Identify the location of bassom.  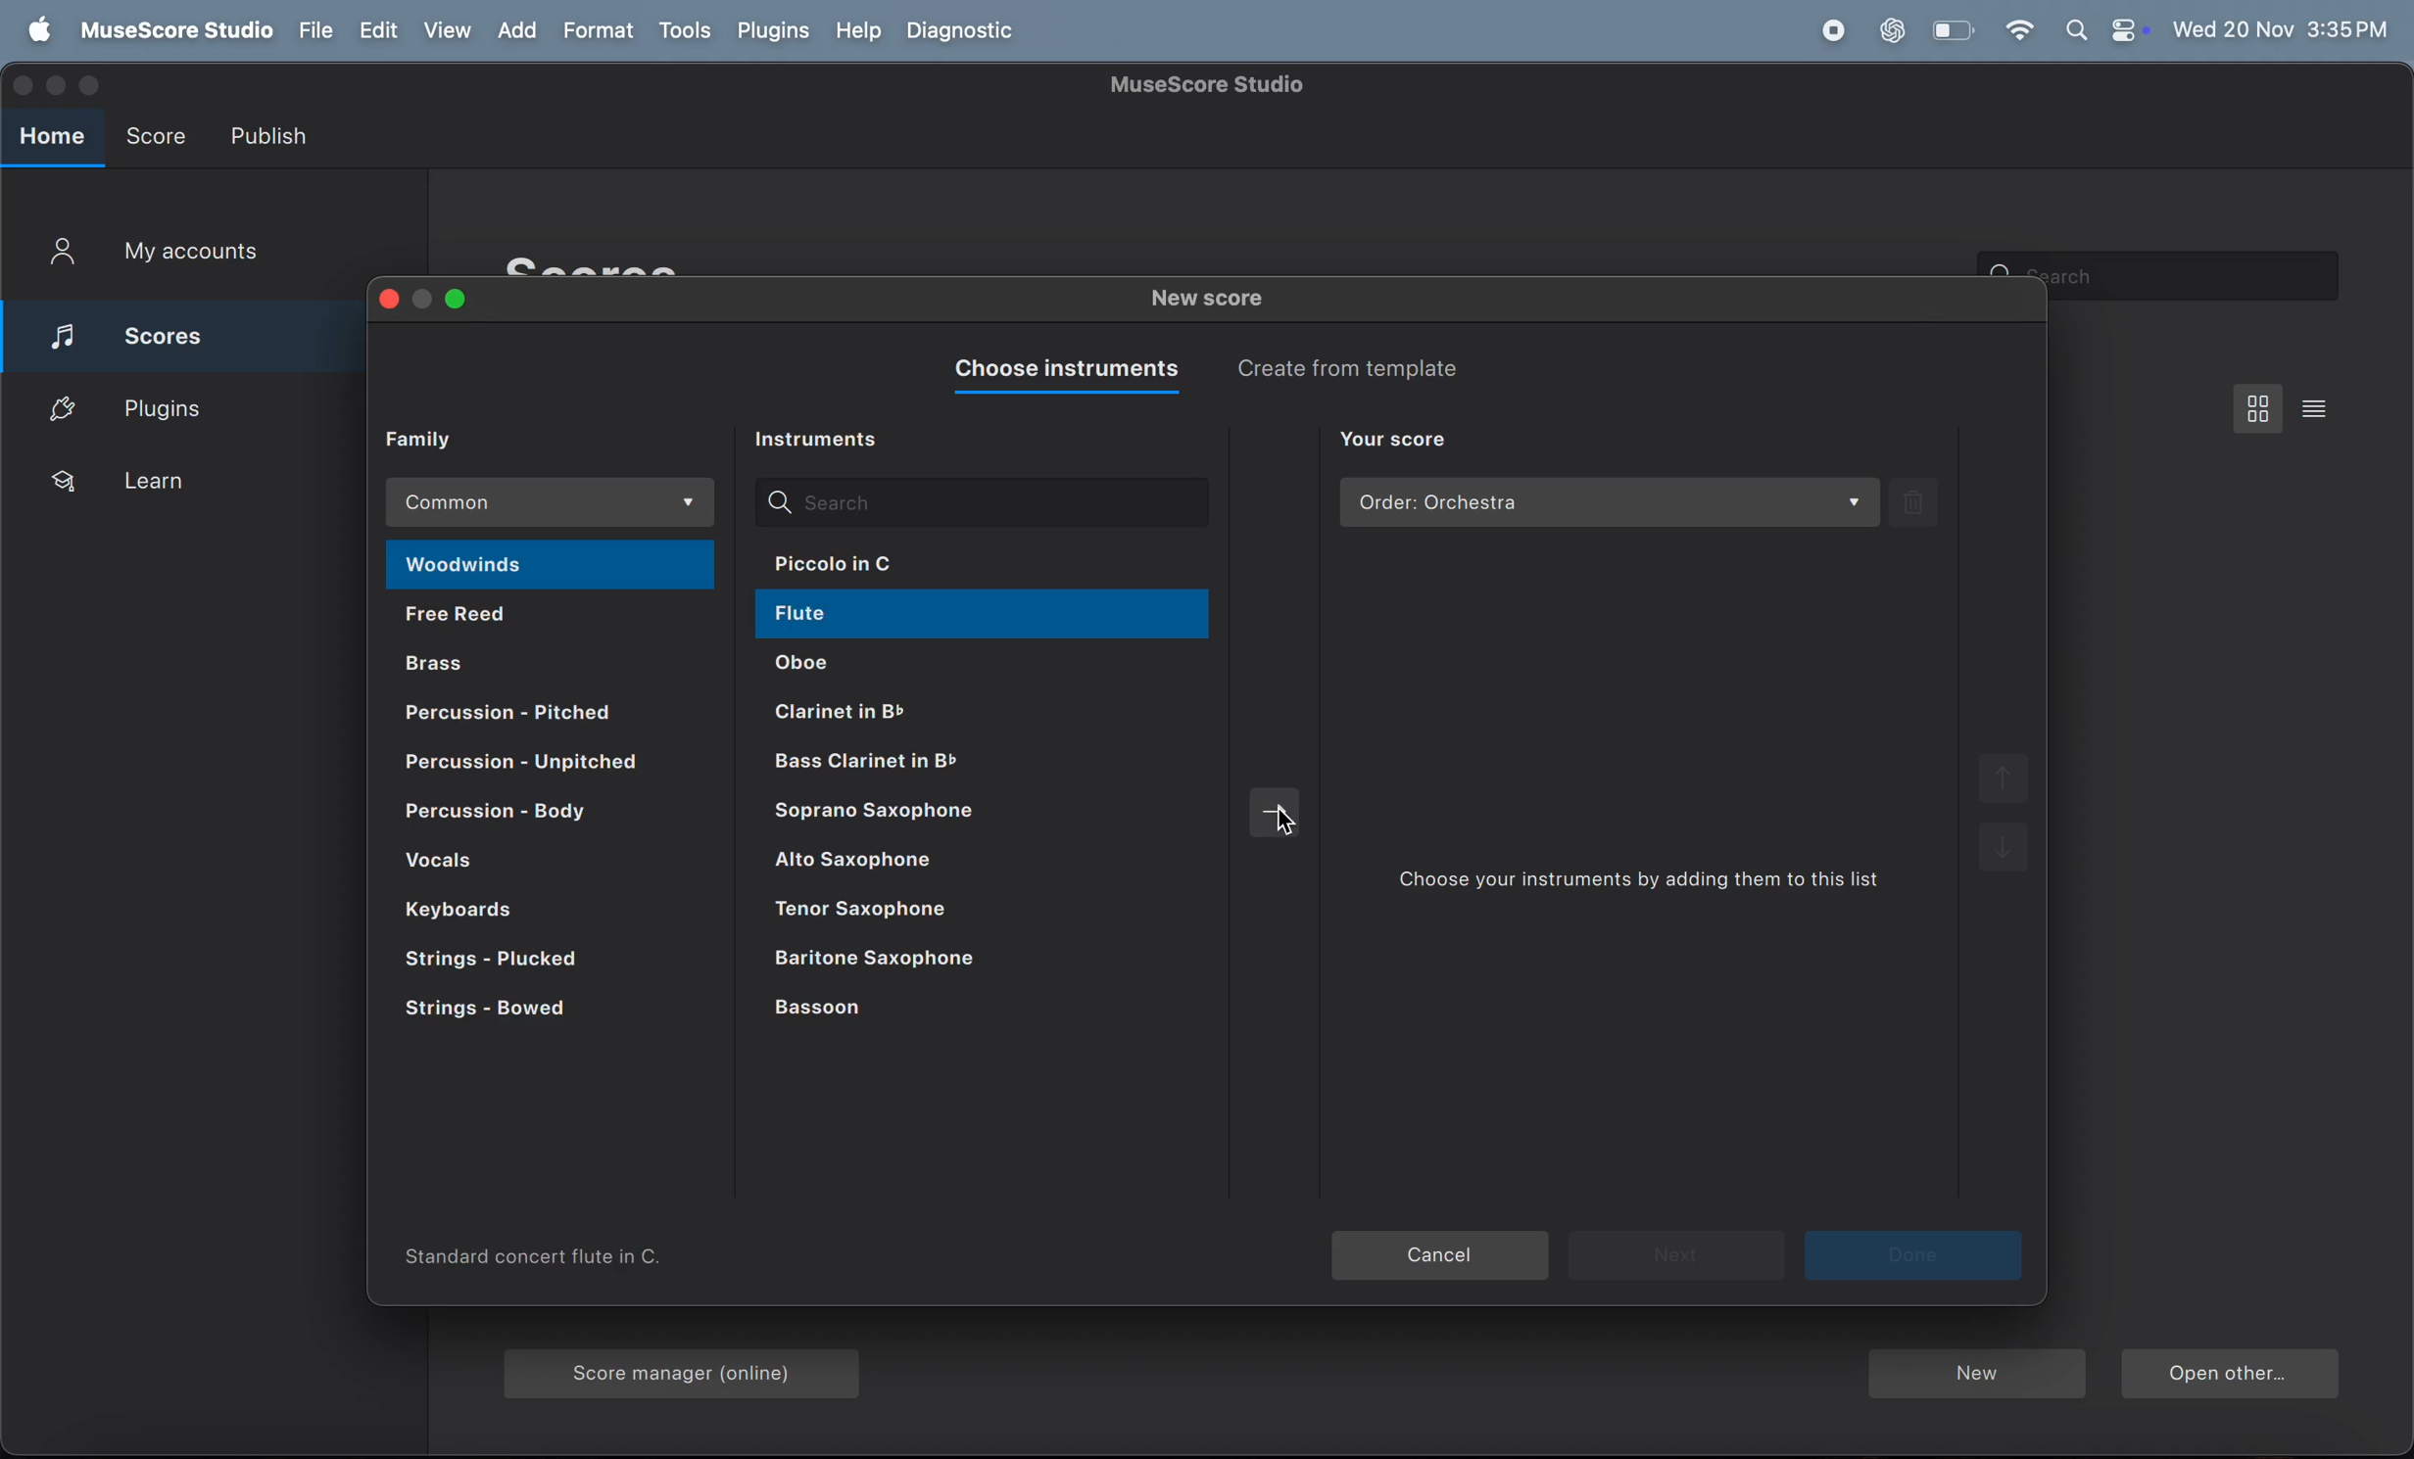
(915, 1011).